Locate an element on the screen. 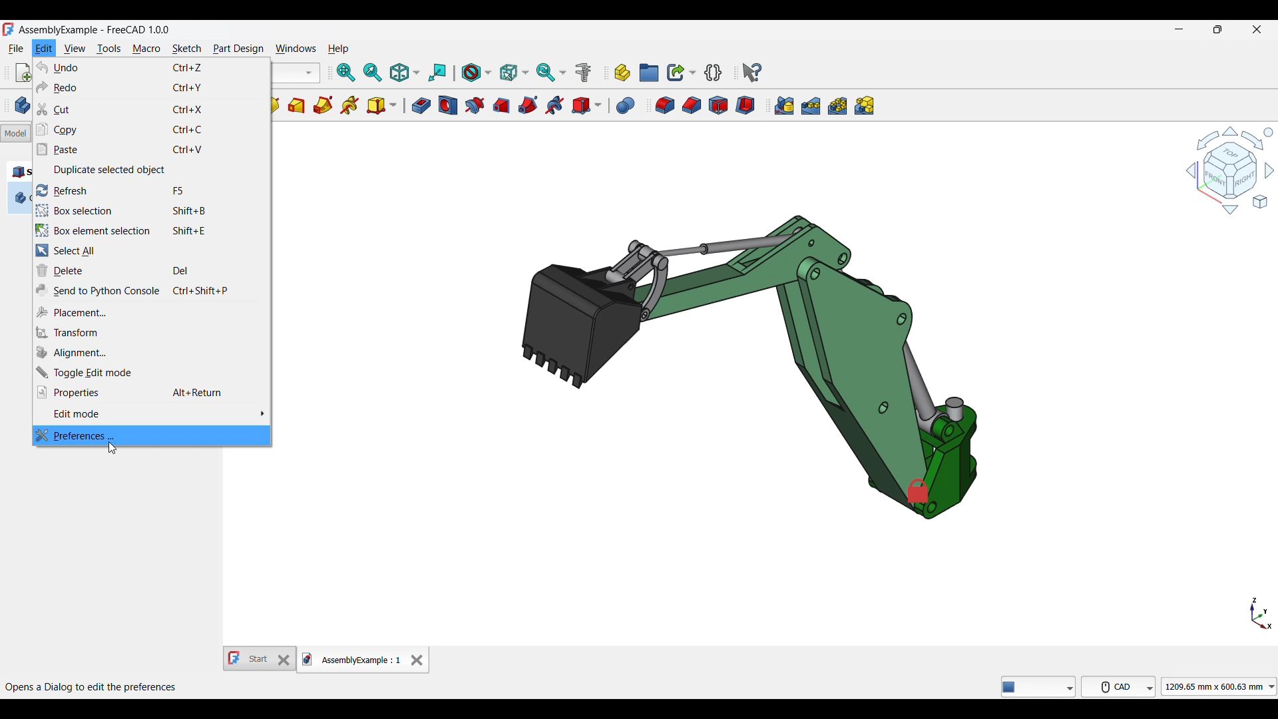  Show in smaller tab is located at coordinates (1218, 29).